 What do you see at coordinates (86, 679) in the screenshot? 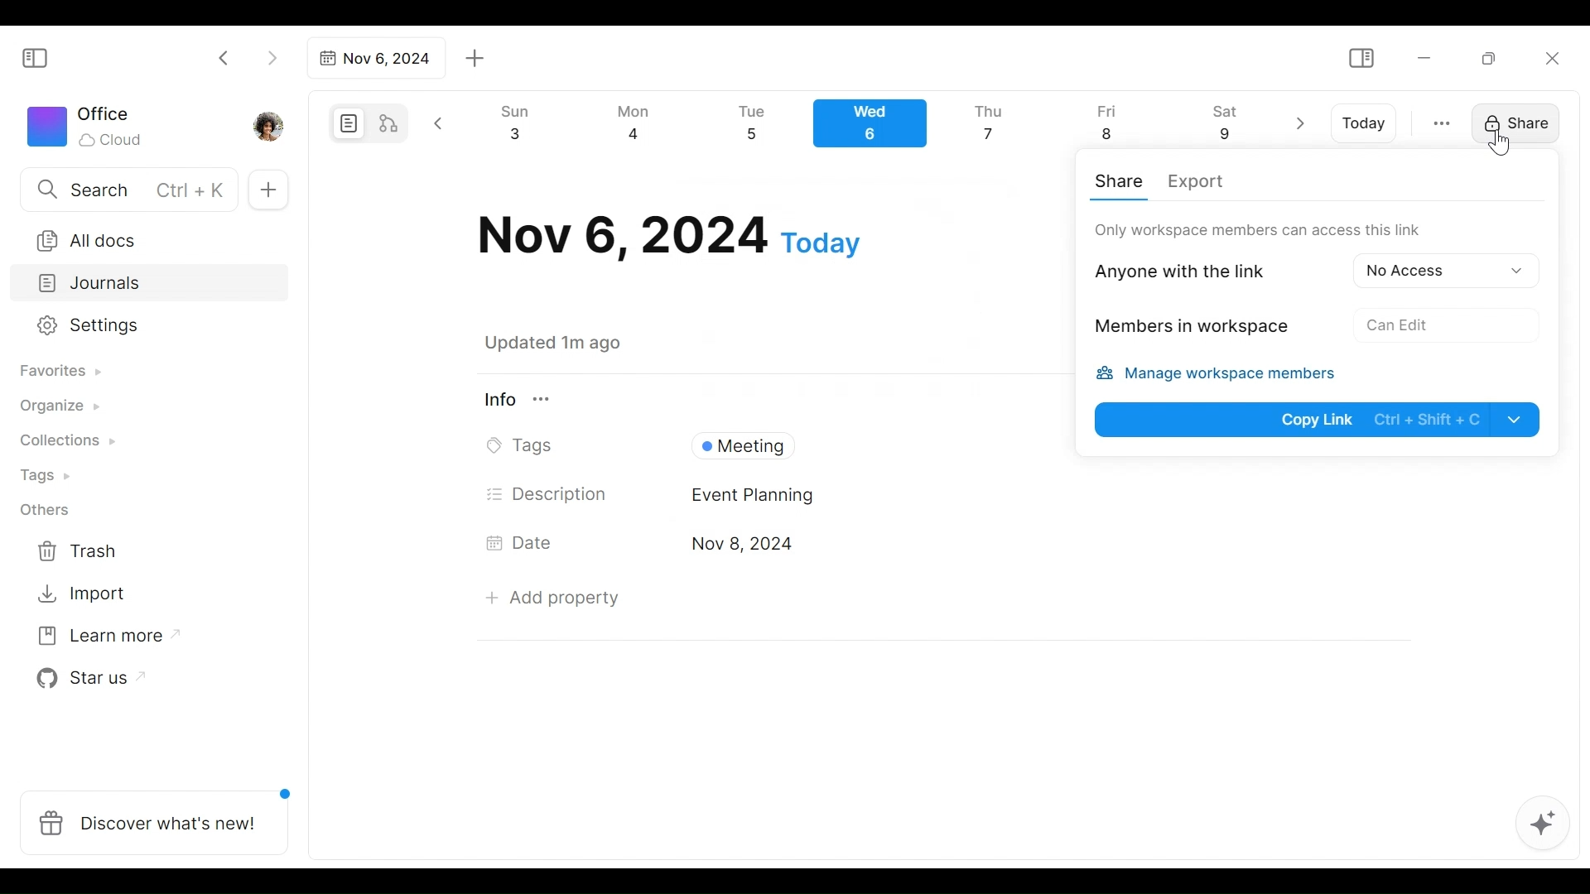
I see `Star us` at bounding box center [86, 679].